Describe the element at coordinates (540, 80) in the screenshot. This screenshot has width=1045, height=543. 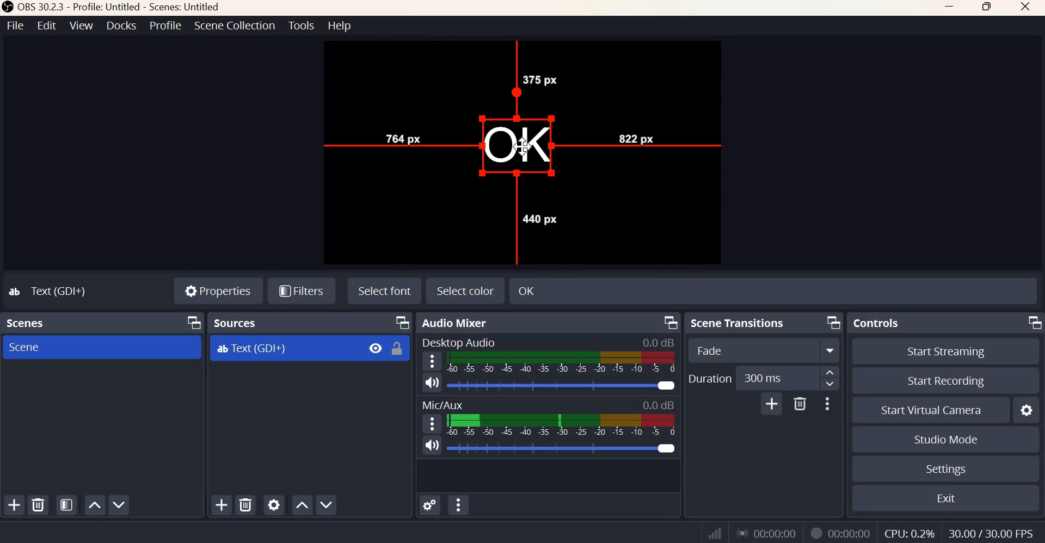
I see `375 px` at that location.